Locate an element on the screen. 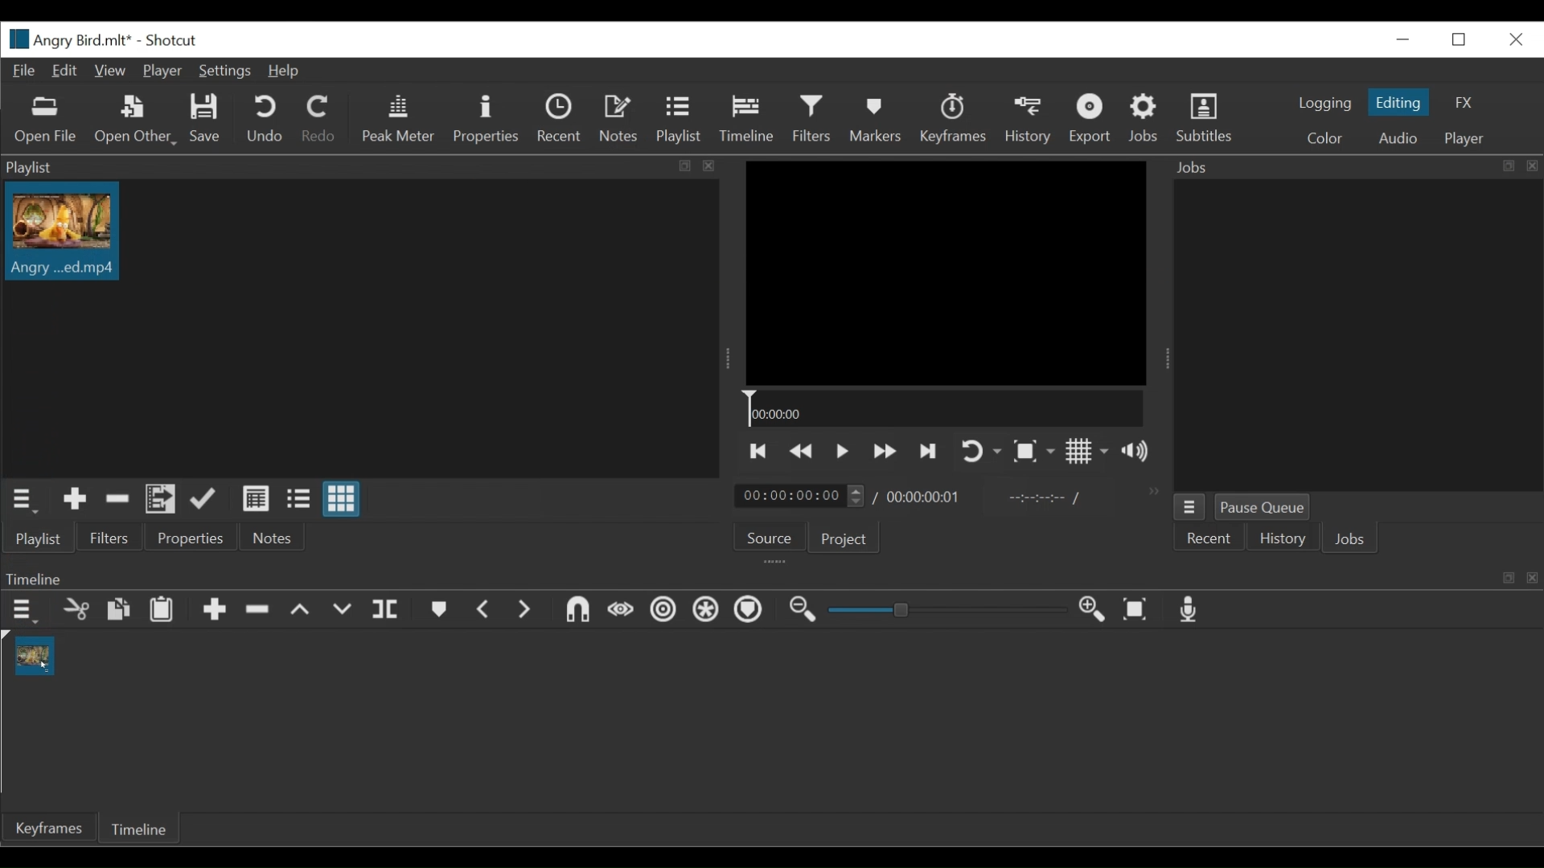 The image size is (1544, 868). Timeline is located at coordinates (137, 828).